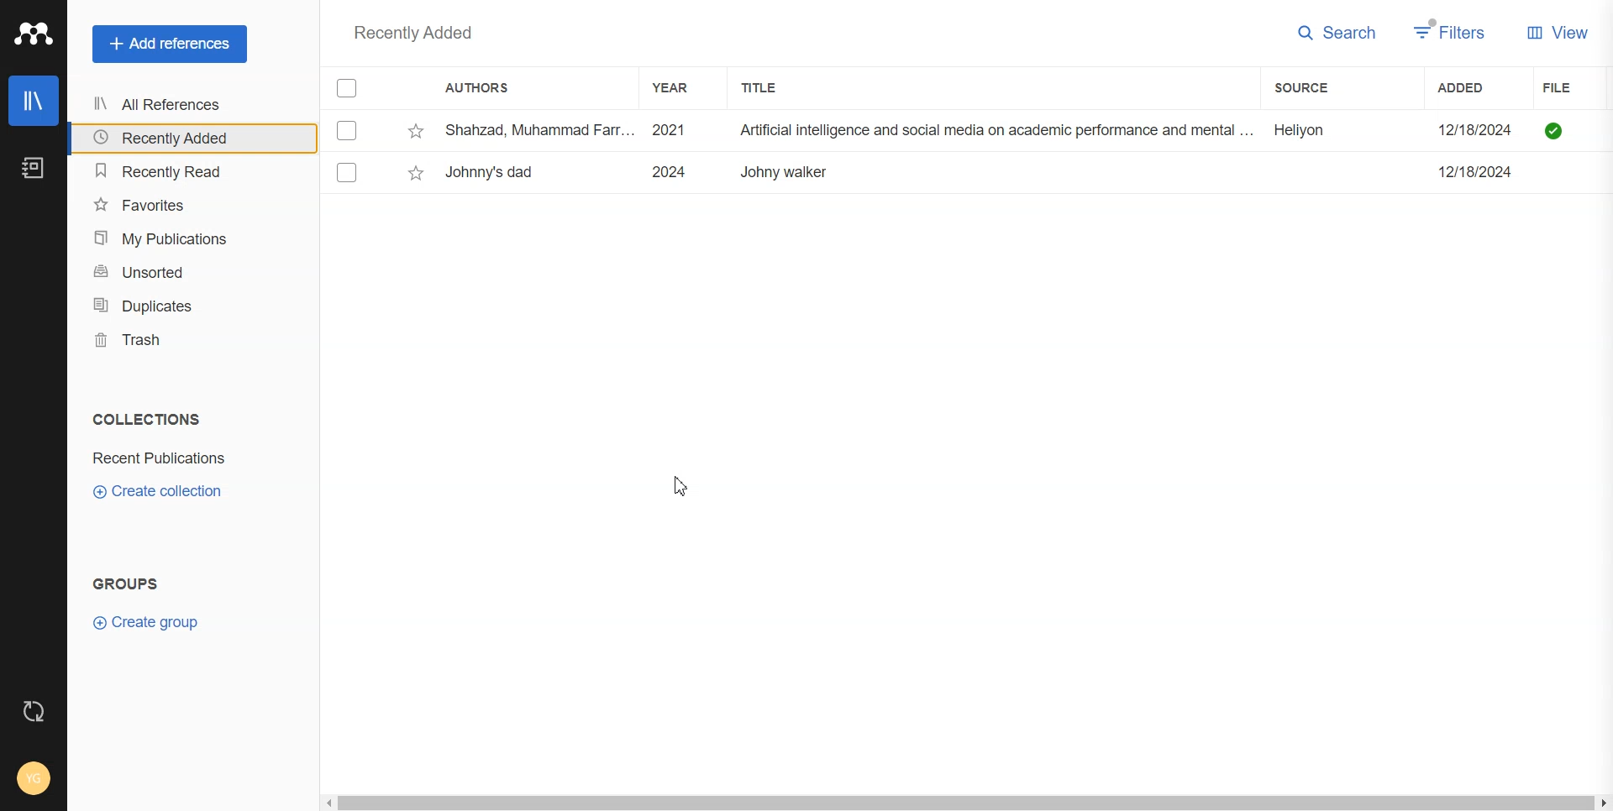 This screenshot has height=811, width=1613. Describe the element at coordinates (136, 583) in the screenshot. I see `GROUPS` at that location.